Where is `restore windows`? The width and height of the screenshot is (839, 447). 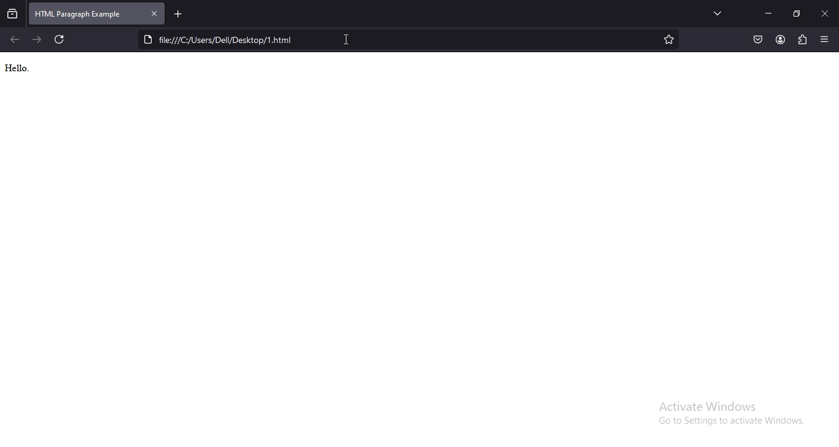 restore windows is located at coordinates (797, 12).